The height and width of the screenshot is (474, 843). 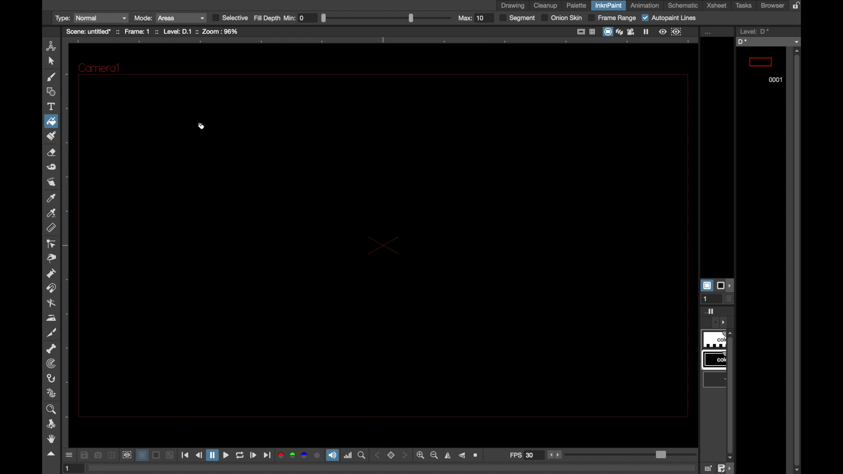 I want to click on blue, so click(x=304, y=456).